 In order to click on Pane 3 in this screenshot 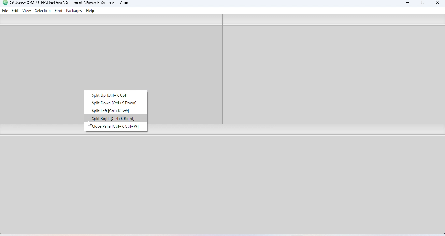, I will do `click(223, 186)`.